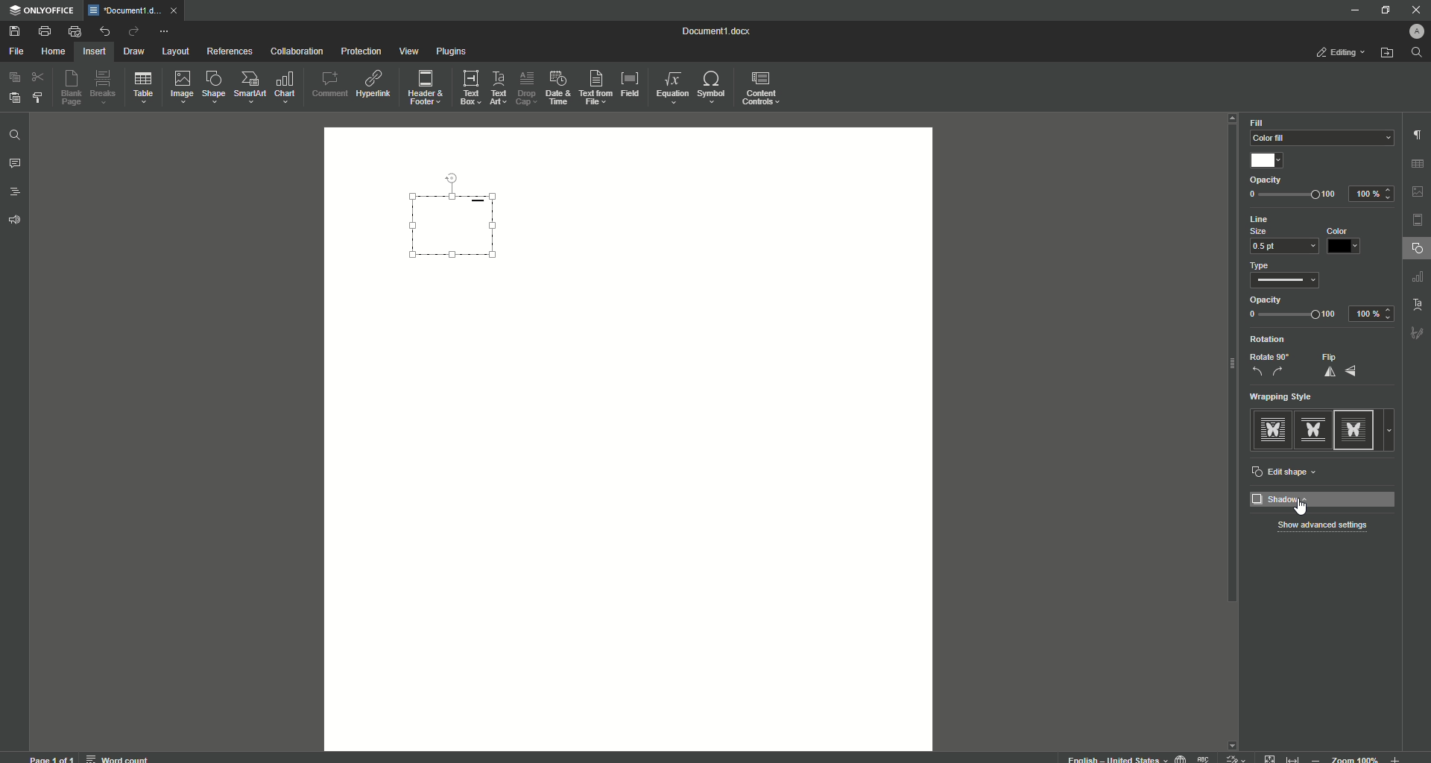  What do you see at coordinates (461, 227) in the screenshot?
I see `Rectangle` at bounding box center [461, 227].